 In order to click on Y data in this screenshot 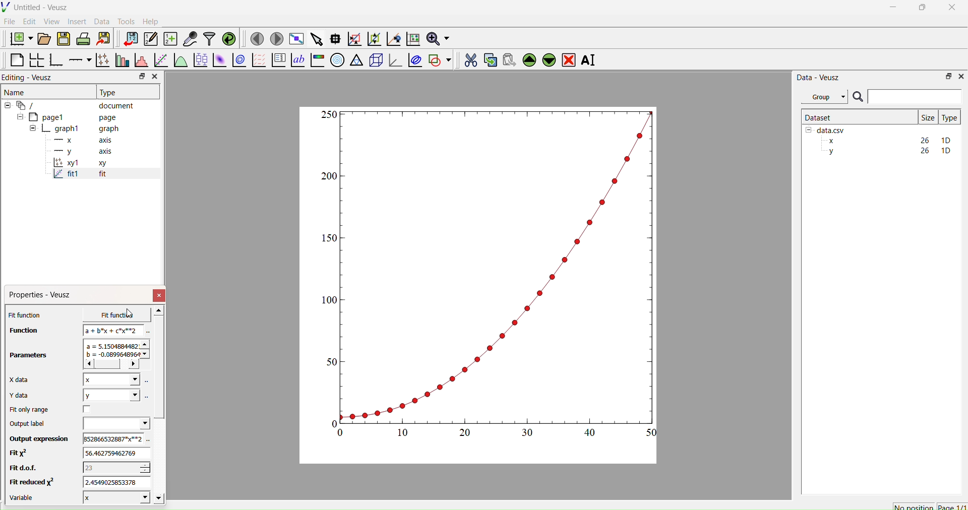, I will do `click(25, 396)`.